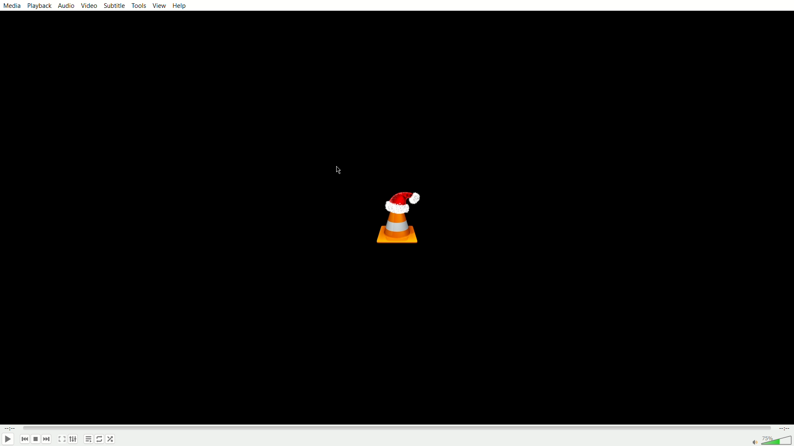  I want to click on play/pause, so click(36, 439).